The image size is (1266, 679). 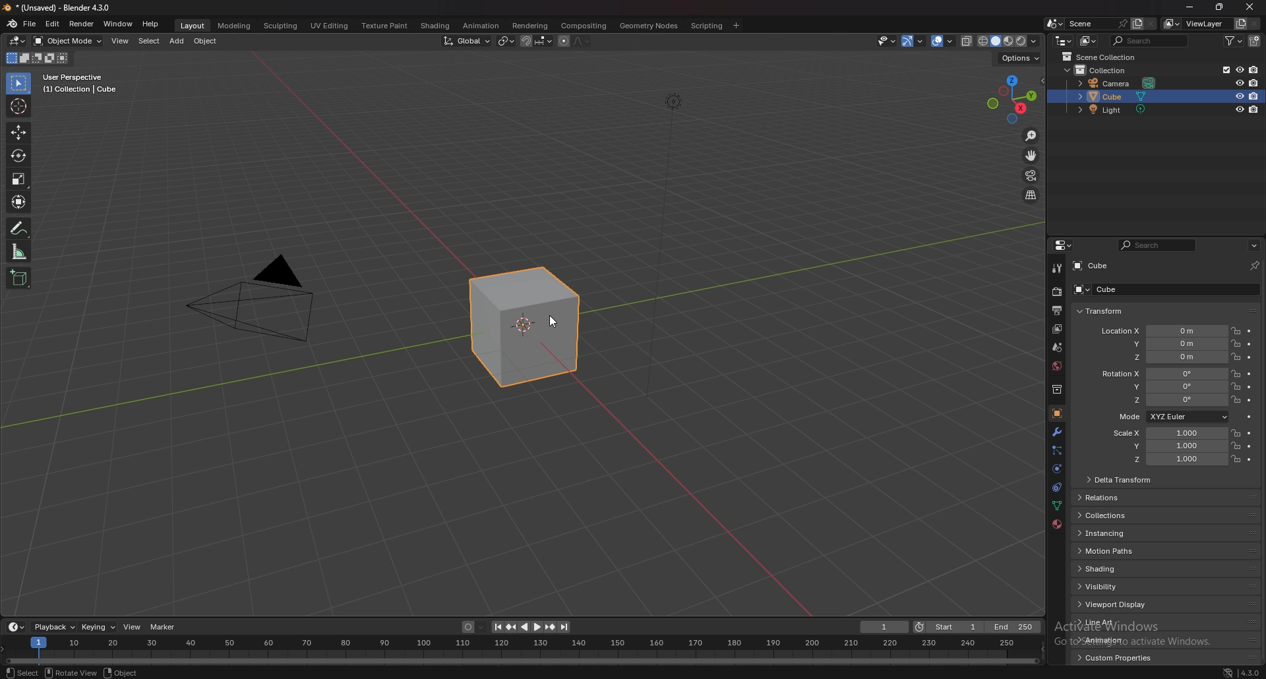 What do you see at coordinates (1255, 41) in the screenshot?
I see `new collection` at bounding box center [1255, 41].